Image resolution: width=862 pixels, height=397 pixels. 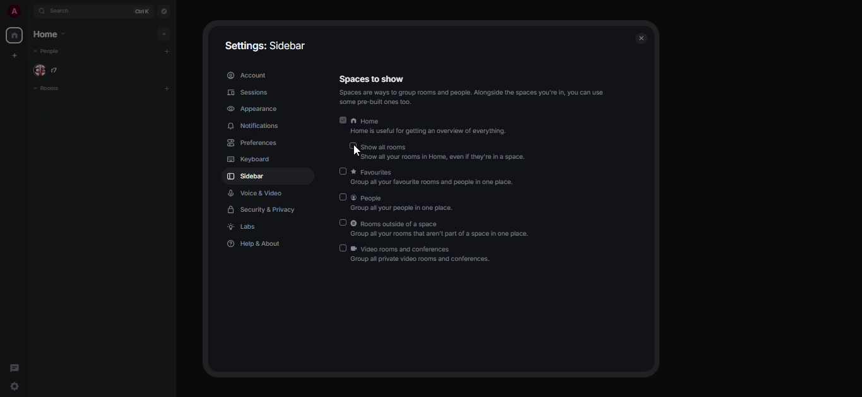 What do you see at coordinates (168, 88) in the screenshot?
I see `add` at bounding box center [168, 88].